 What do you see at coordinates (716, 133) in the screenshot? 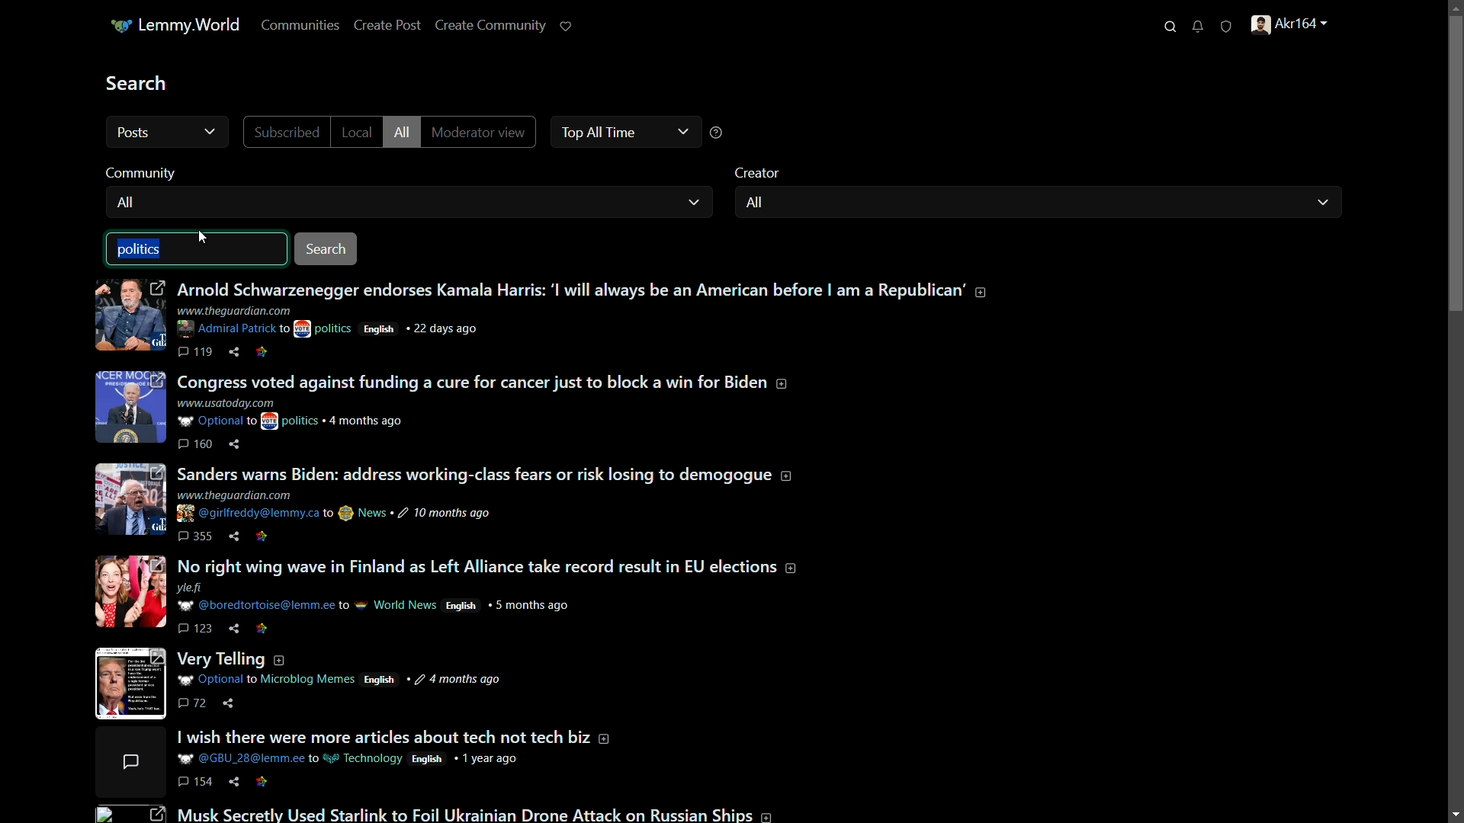
I see `help` at bounding box center [716, 133].